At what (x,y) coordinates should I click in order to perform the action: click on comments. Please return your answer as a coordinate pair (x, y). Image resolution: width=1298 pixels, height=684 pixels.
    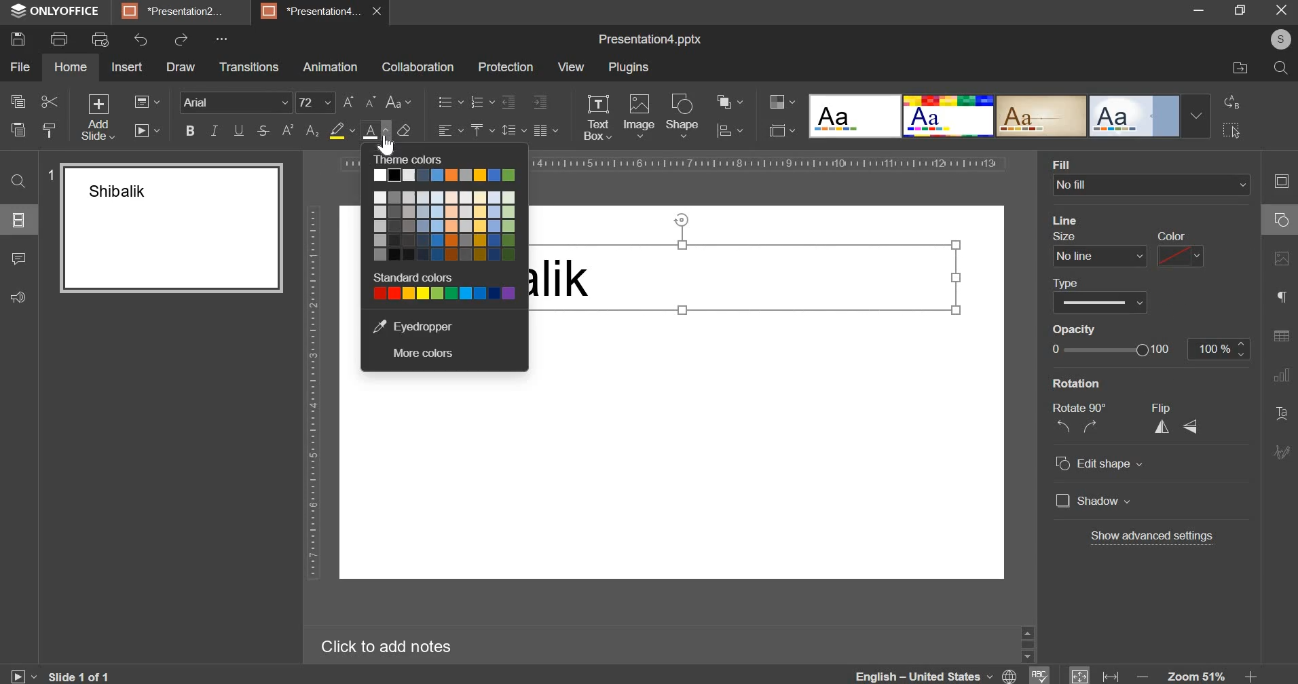
    Looking at the image, I should click on (22, 258).